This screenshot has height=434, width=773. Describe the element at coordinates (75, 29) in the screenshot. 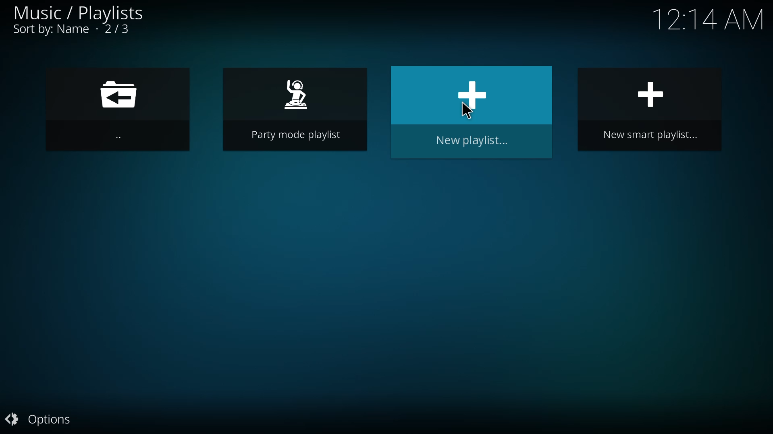

I see `sort by name` at that location.